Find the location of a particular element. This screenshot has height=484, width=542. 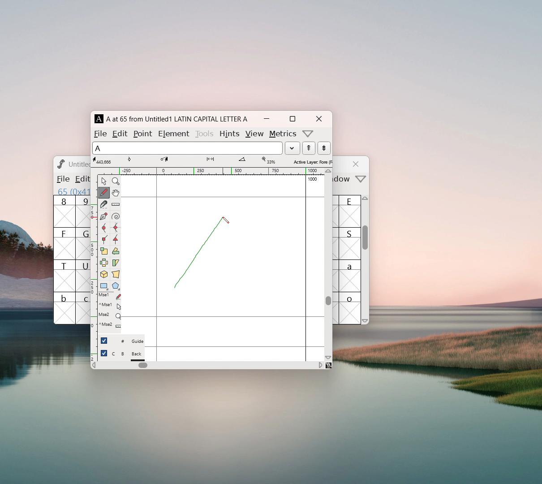

tools is located at coordinates (205, 133).